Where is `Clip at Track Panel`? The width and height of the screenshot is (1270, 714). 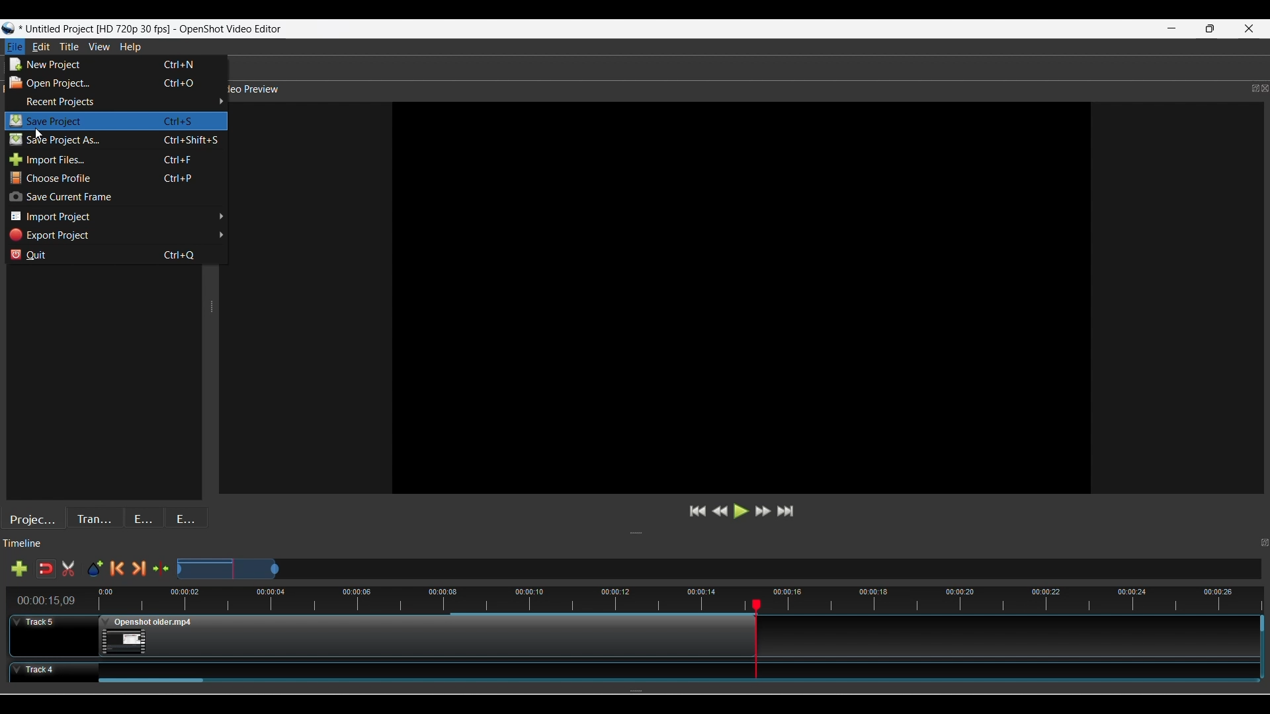
Clip at Track Panel is located at coordinates (429, 637).